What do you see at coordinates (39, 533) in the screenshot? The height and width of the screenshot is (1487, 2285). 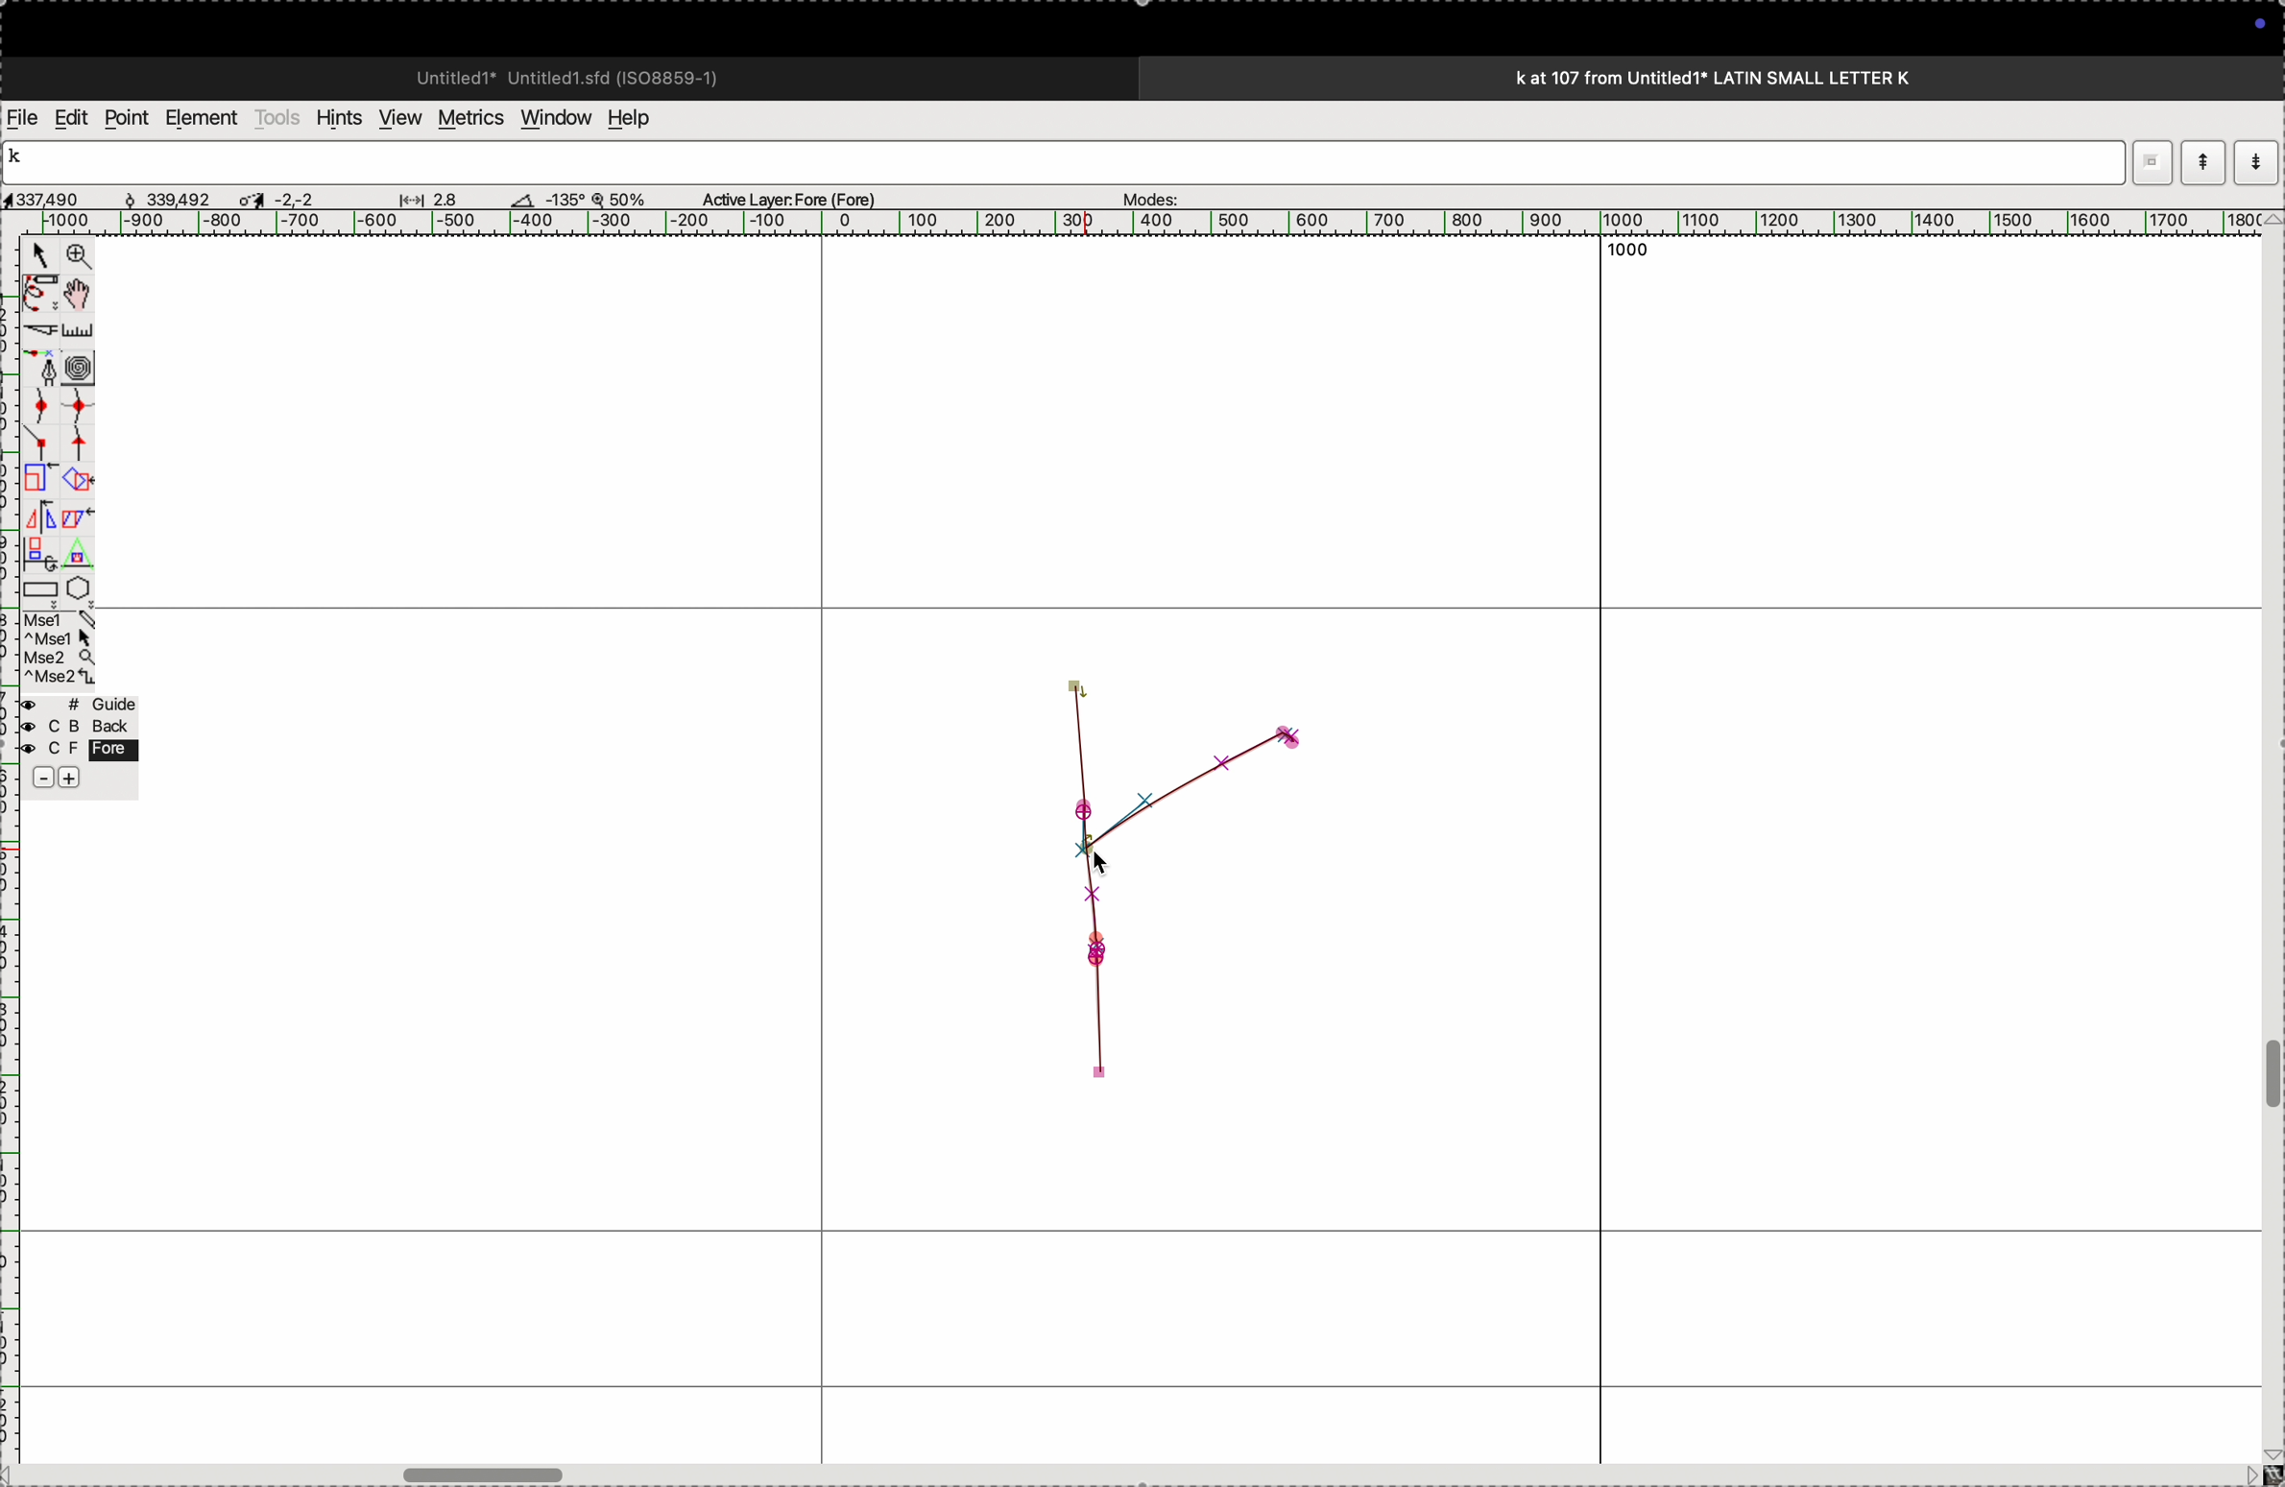 I see `mirror` at bounding box center [39, 533].